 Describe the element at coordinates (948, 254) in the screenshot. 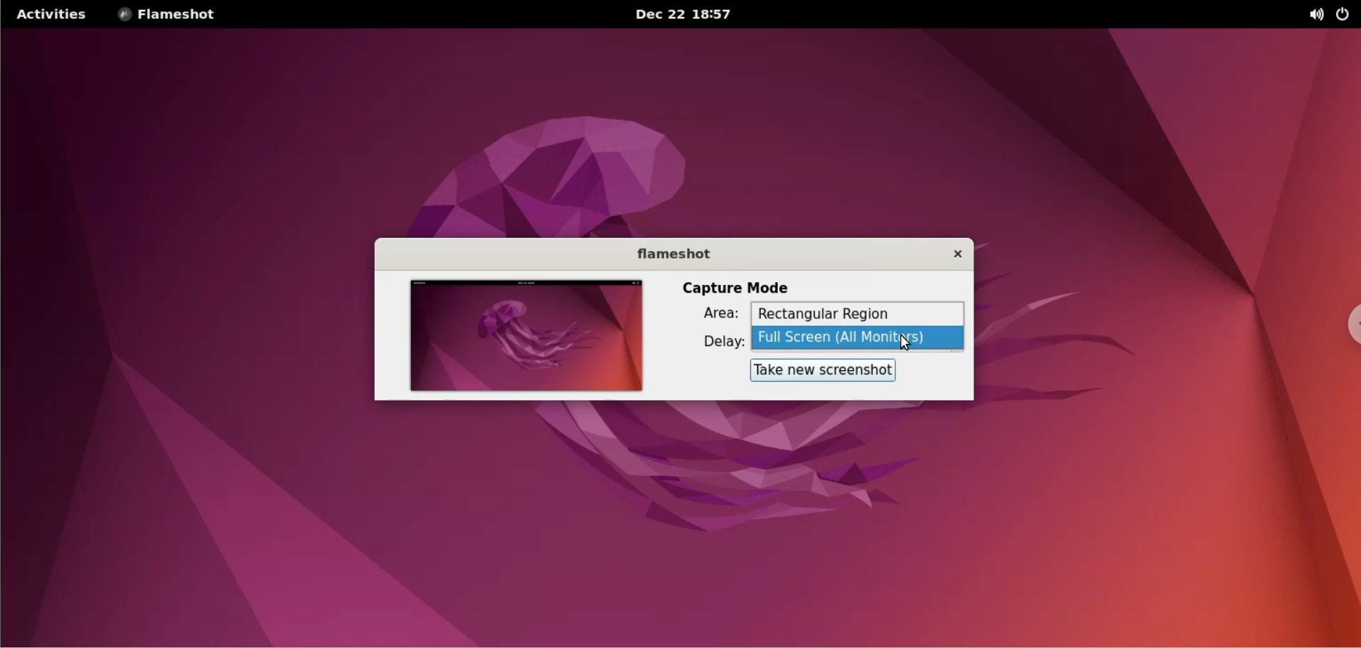

I see `close` at that location.